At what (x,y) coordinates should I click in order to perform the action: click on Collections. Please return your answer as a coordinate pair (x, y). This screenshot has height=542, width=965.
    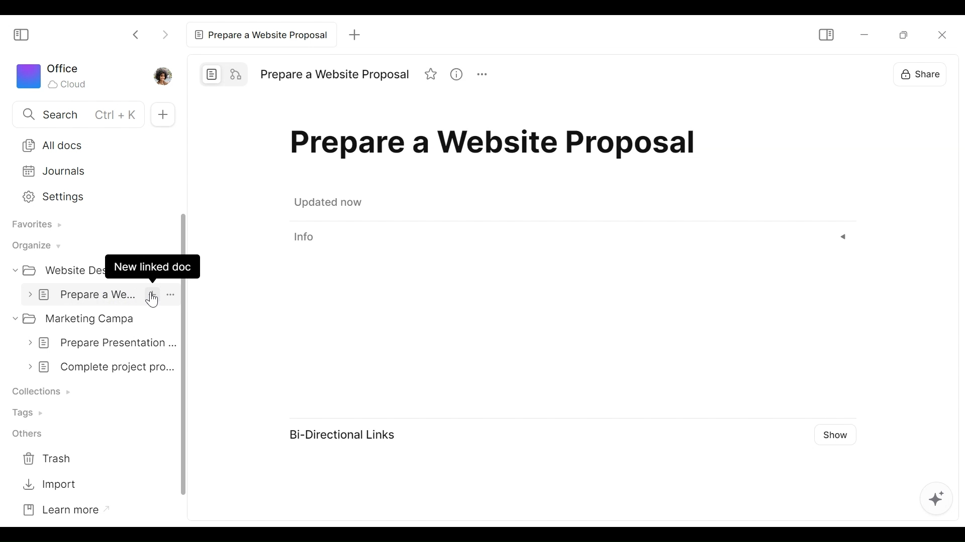
    Looking at the image, I should click on (40, 391).